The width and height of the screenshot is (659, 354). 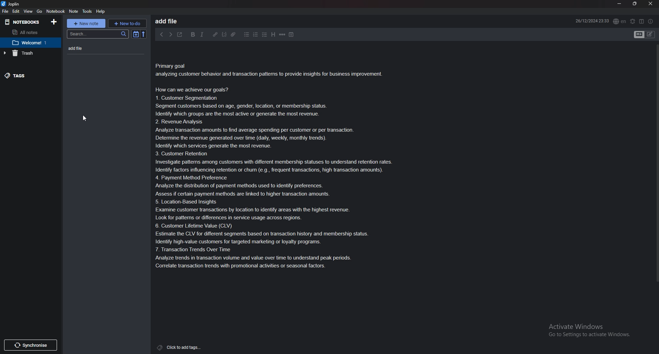 What do you see at coordinates (101, 11) in the screenshot?
I see `help` at bounding box center [101, 11].